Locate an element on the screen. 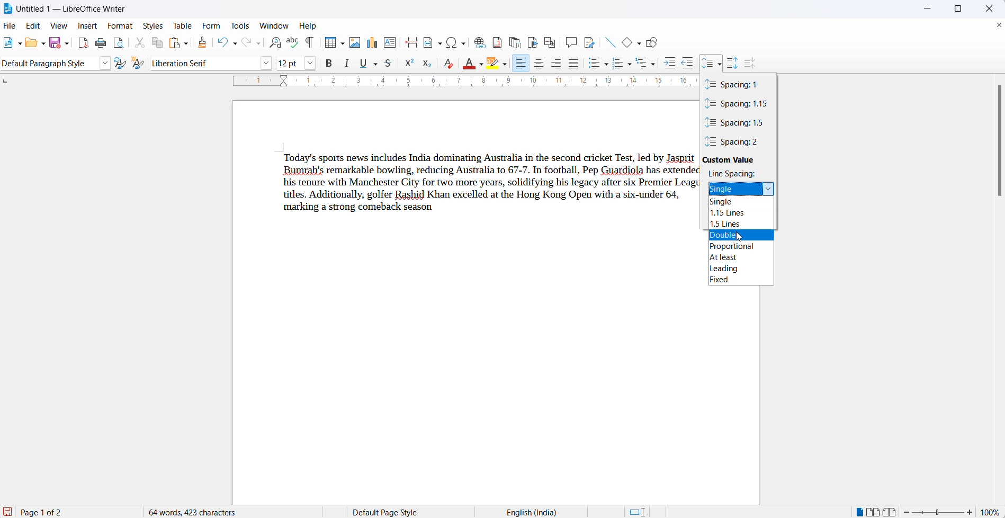 This screenshot has height=518, width=1005. fill color is located at coordinates (468, 64).